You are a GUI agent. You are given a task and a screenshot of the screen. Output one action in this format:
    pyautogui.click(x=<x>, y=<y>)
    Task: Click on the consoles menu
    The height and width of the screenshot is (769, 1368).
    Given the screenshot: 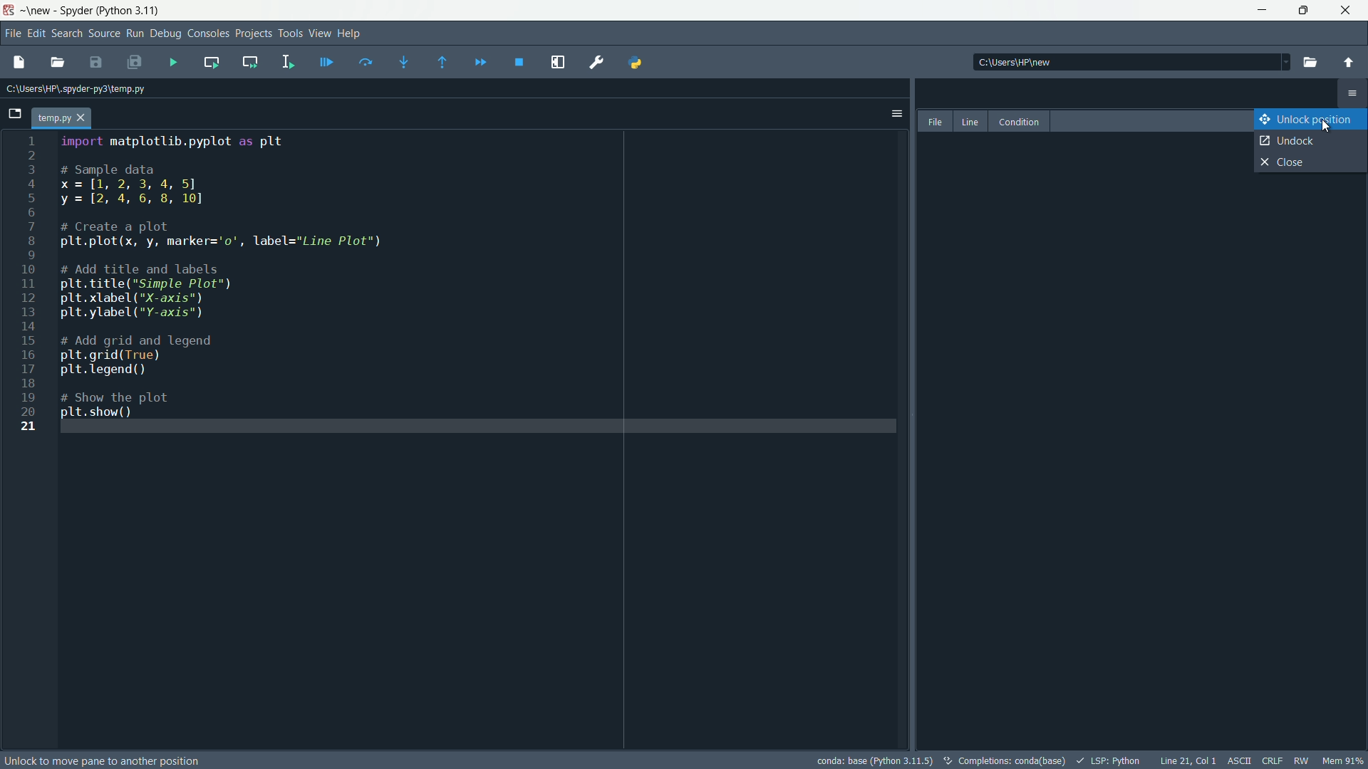 What is the action you would take?
    pyautogui.click(x=208, y=33)
    